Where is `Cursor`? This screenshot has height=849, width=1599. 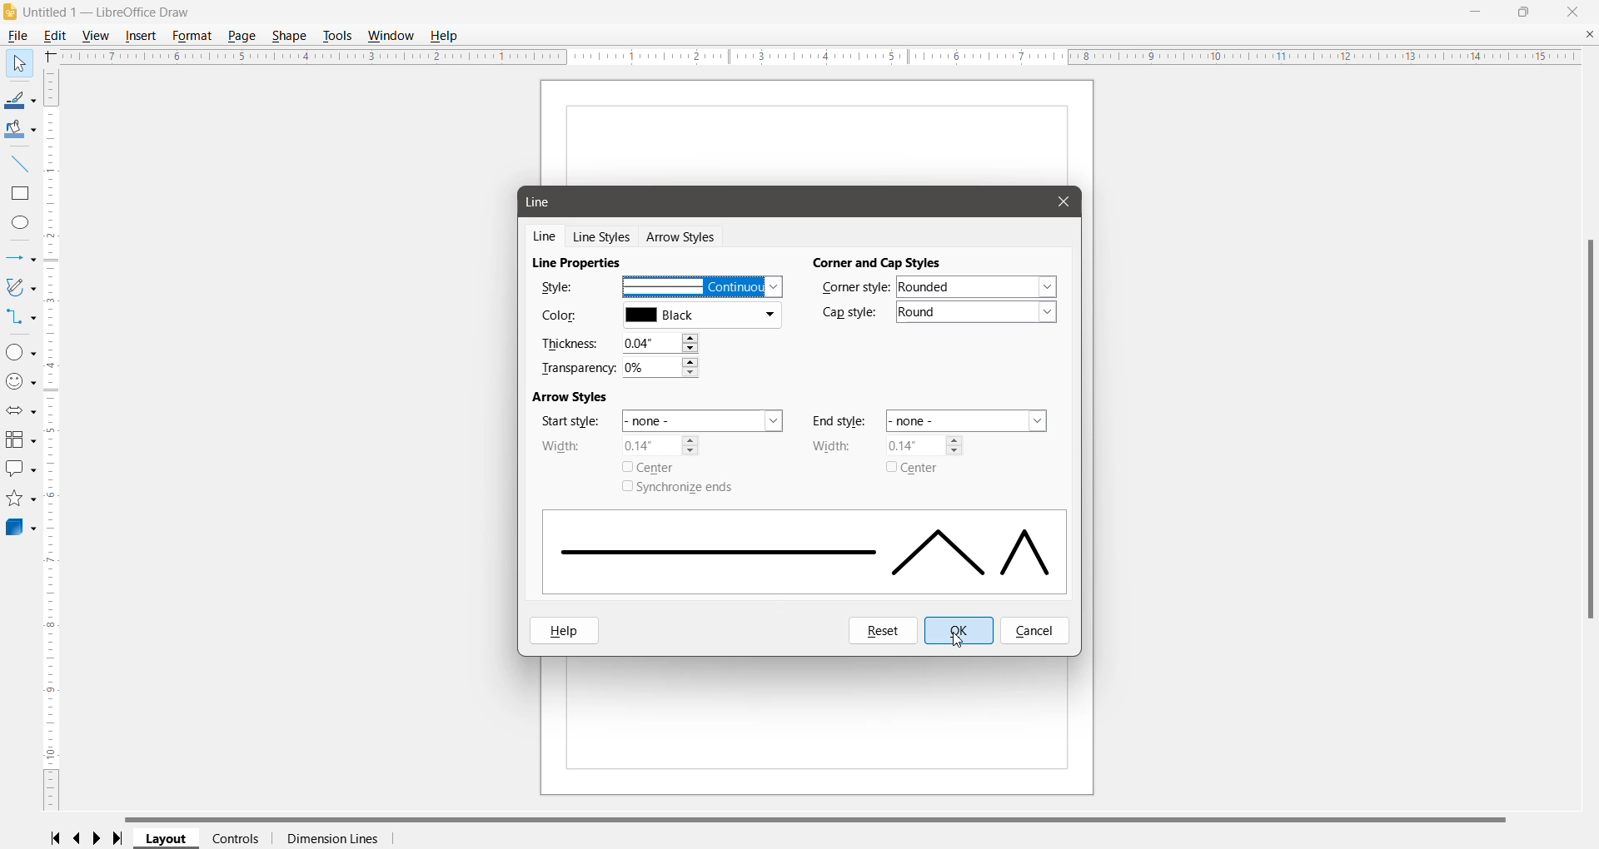
Cursor is located at coordinates (1061, 202).